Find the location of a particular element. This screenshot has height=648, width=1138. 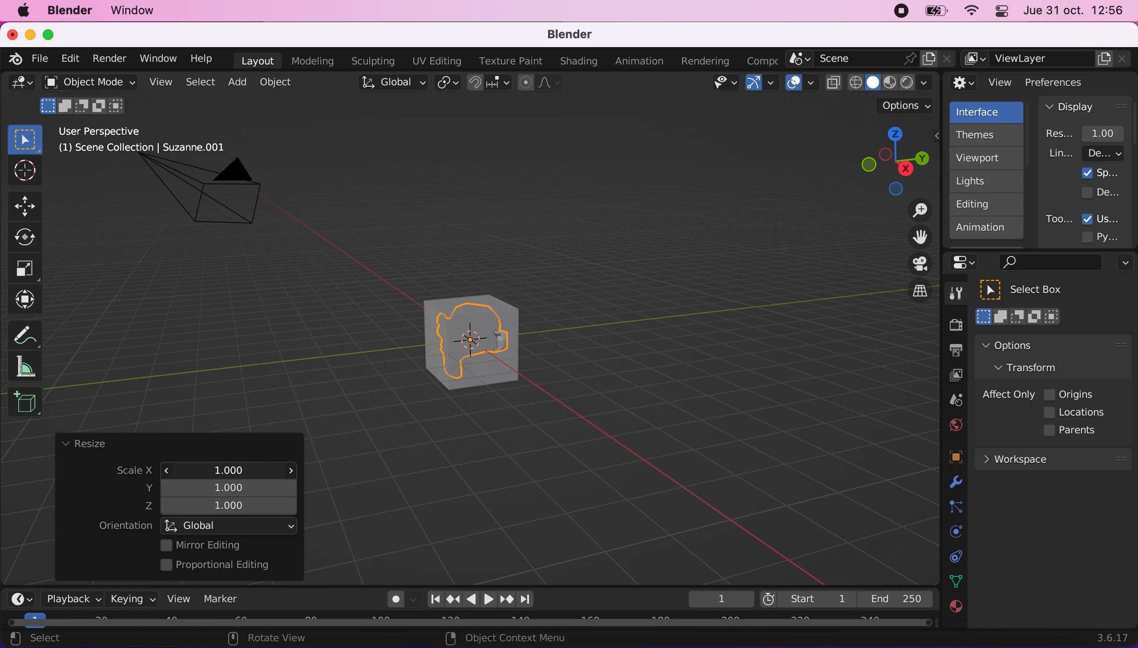

interface is located at coordinates (988, 111).